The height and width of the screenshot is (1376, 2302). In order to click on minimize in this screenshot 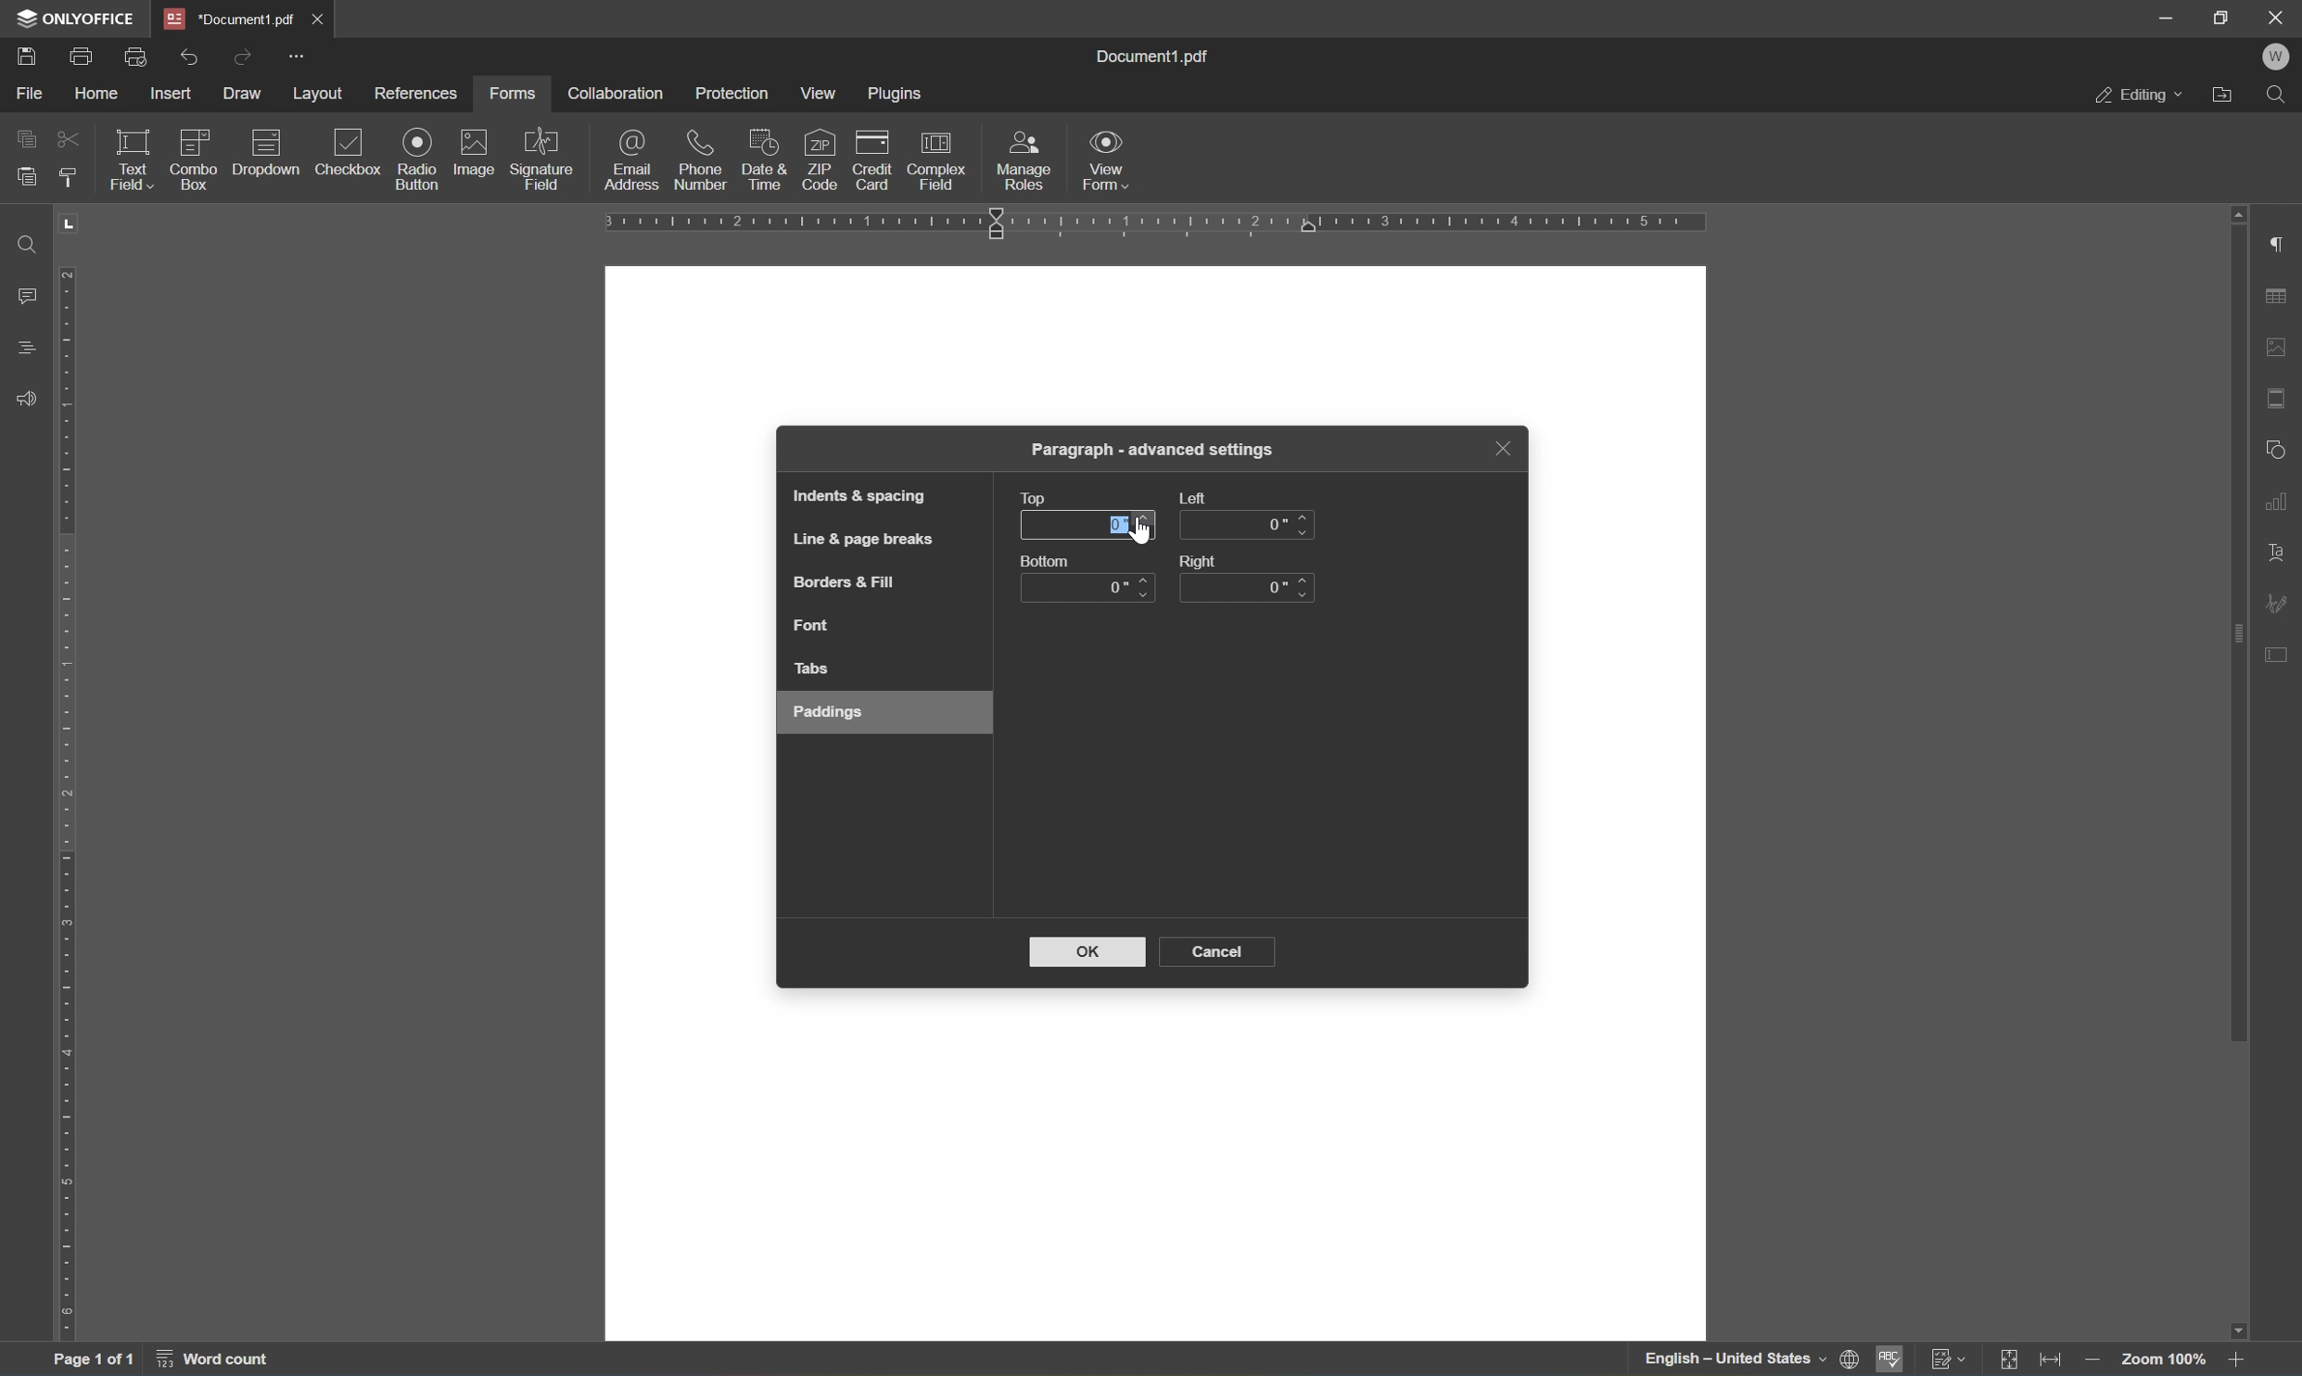, I will do `click(2167, 17)`.